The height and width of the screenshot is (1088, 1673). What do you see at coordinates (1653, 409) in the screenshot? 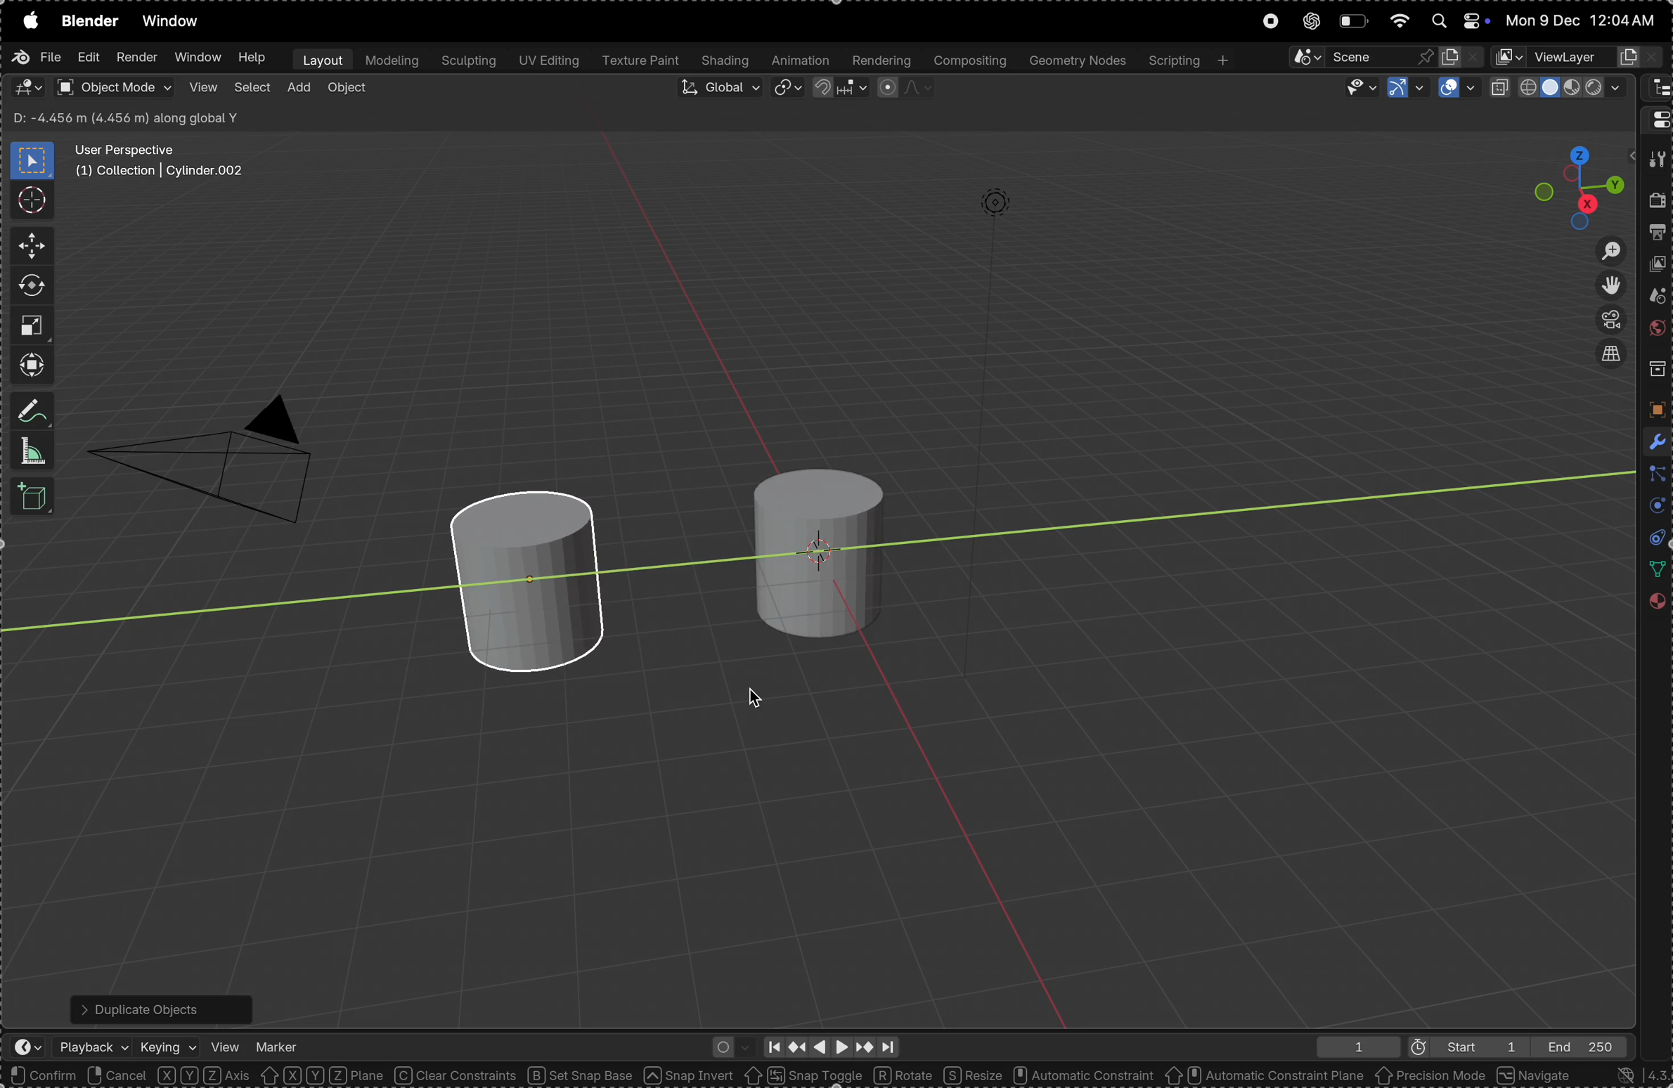
I see `objects` at bounding box center [1653, 409].